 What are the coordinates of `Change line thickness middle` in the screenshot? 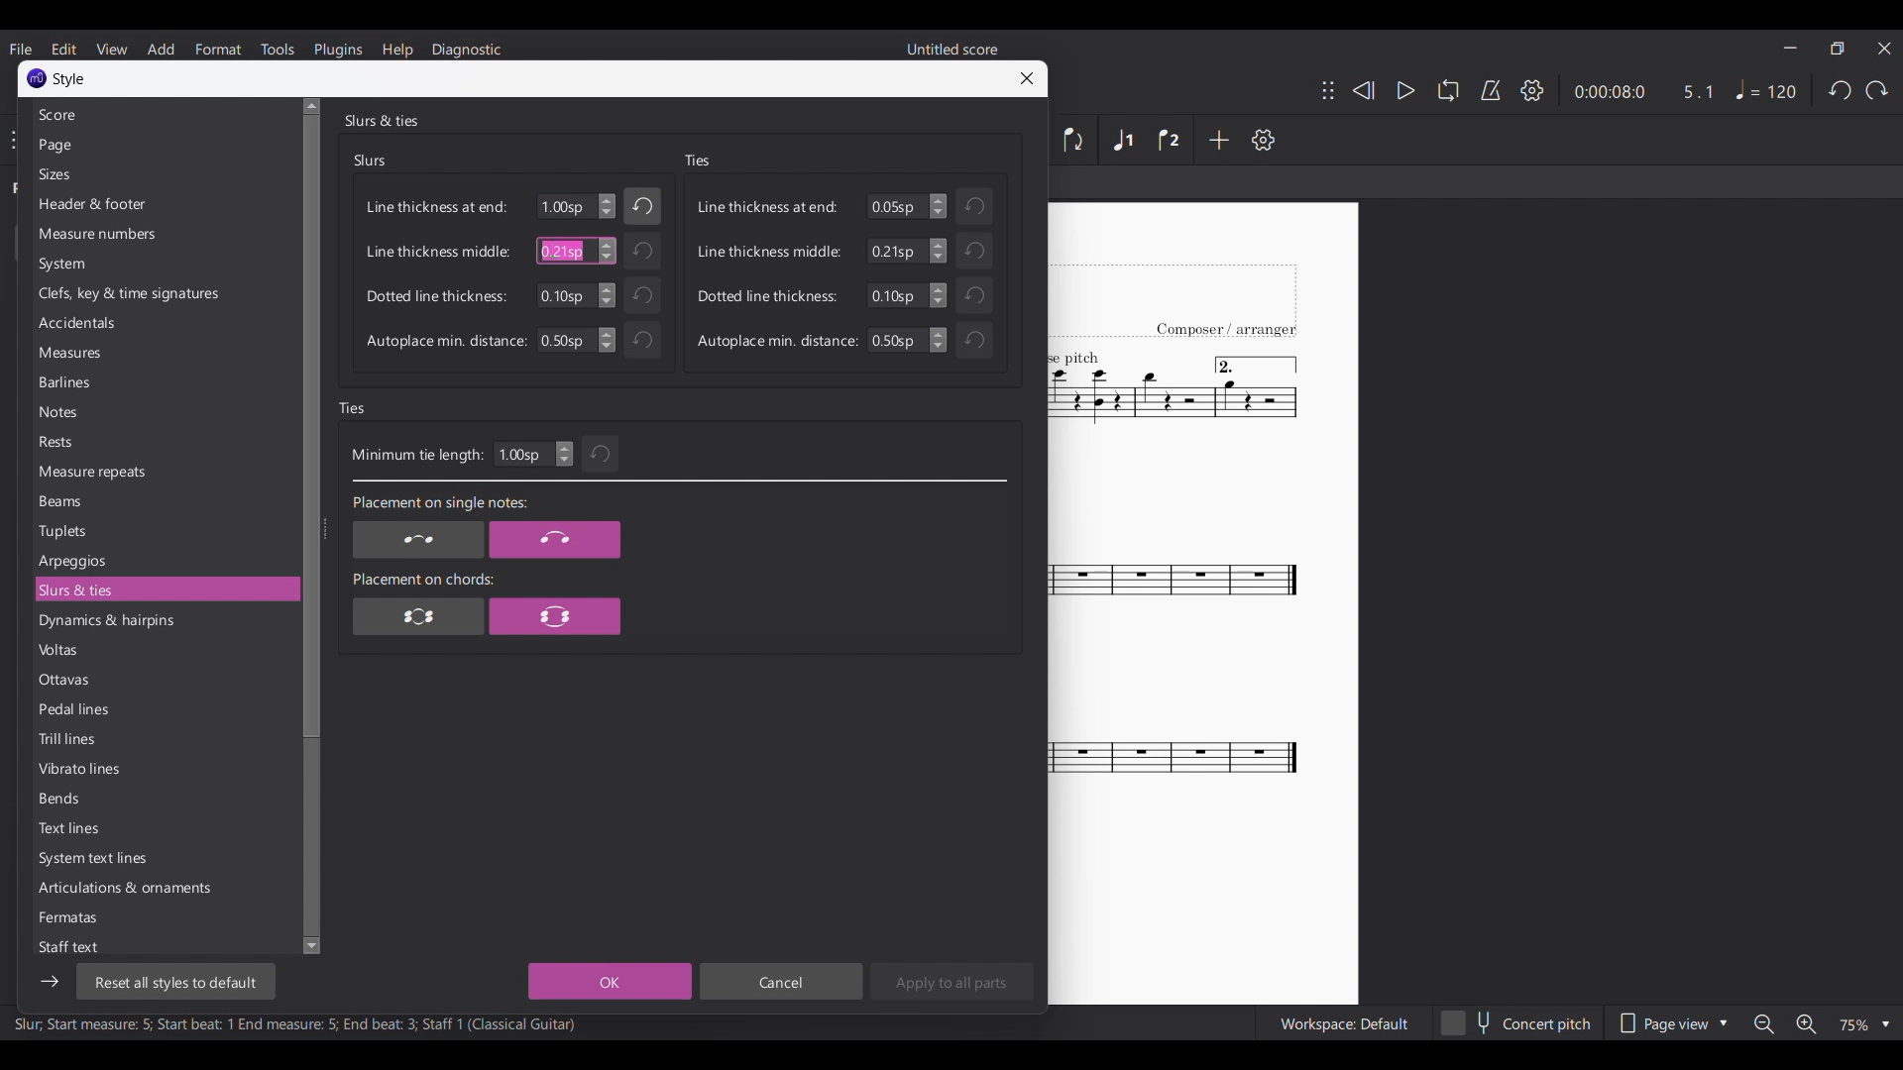 It's located at (938, 251).